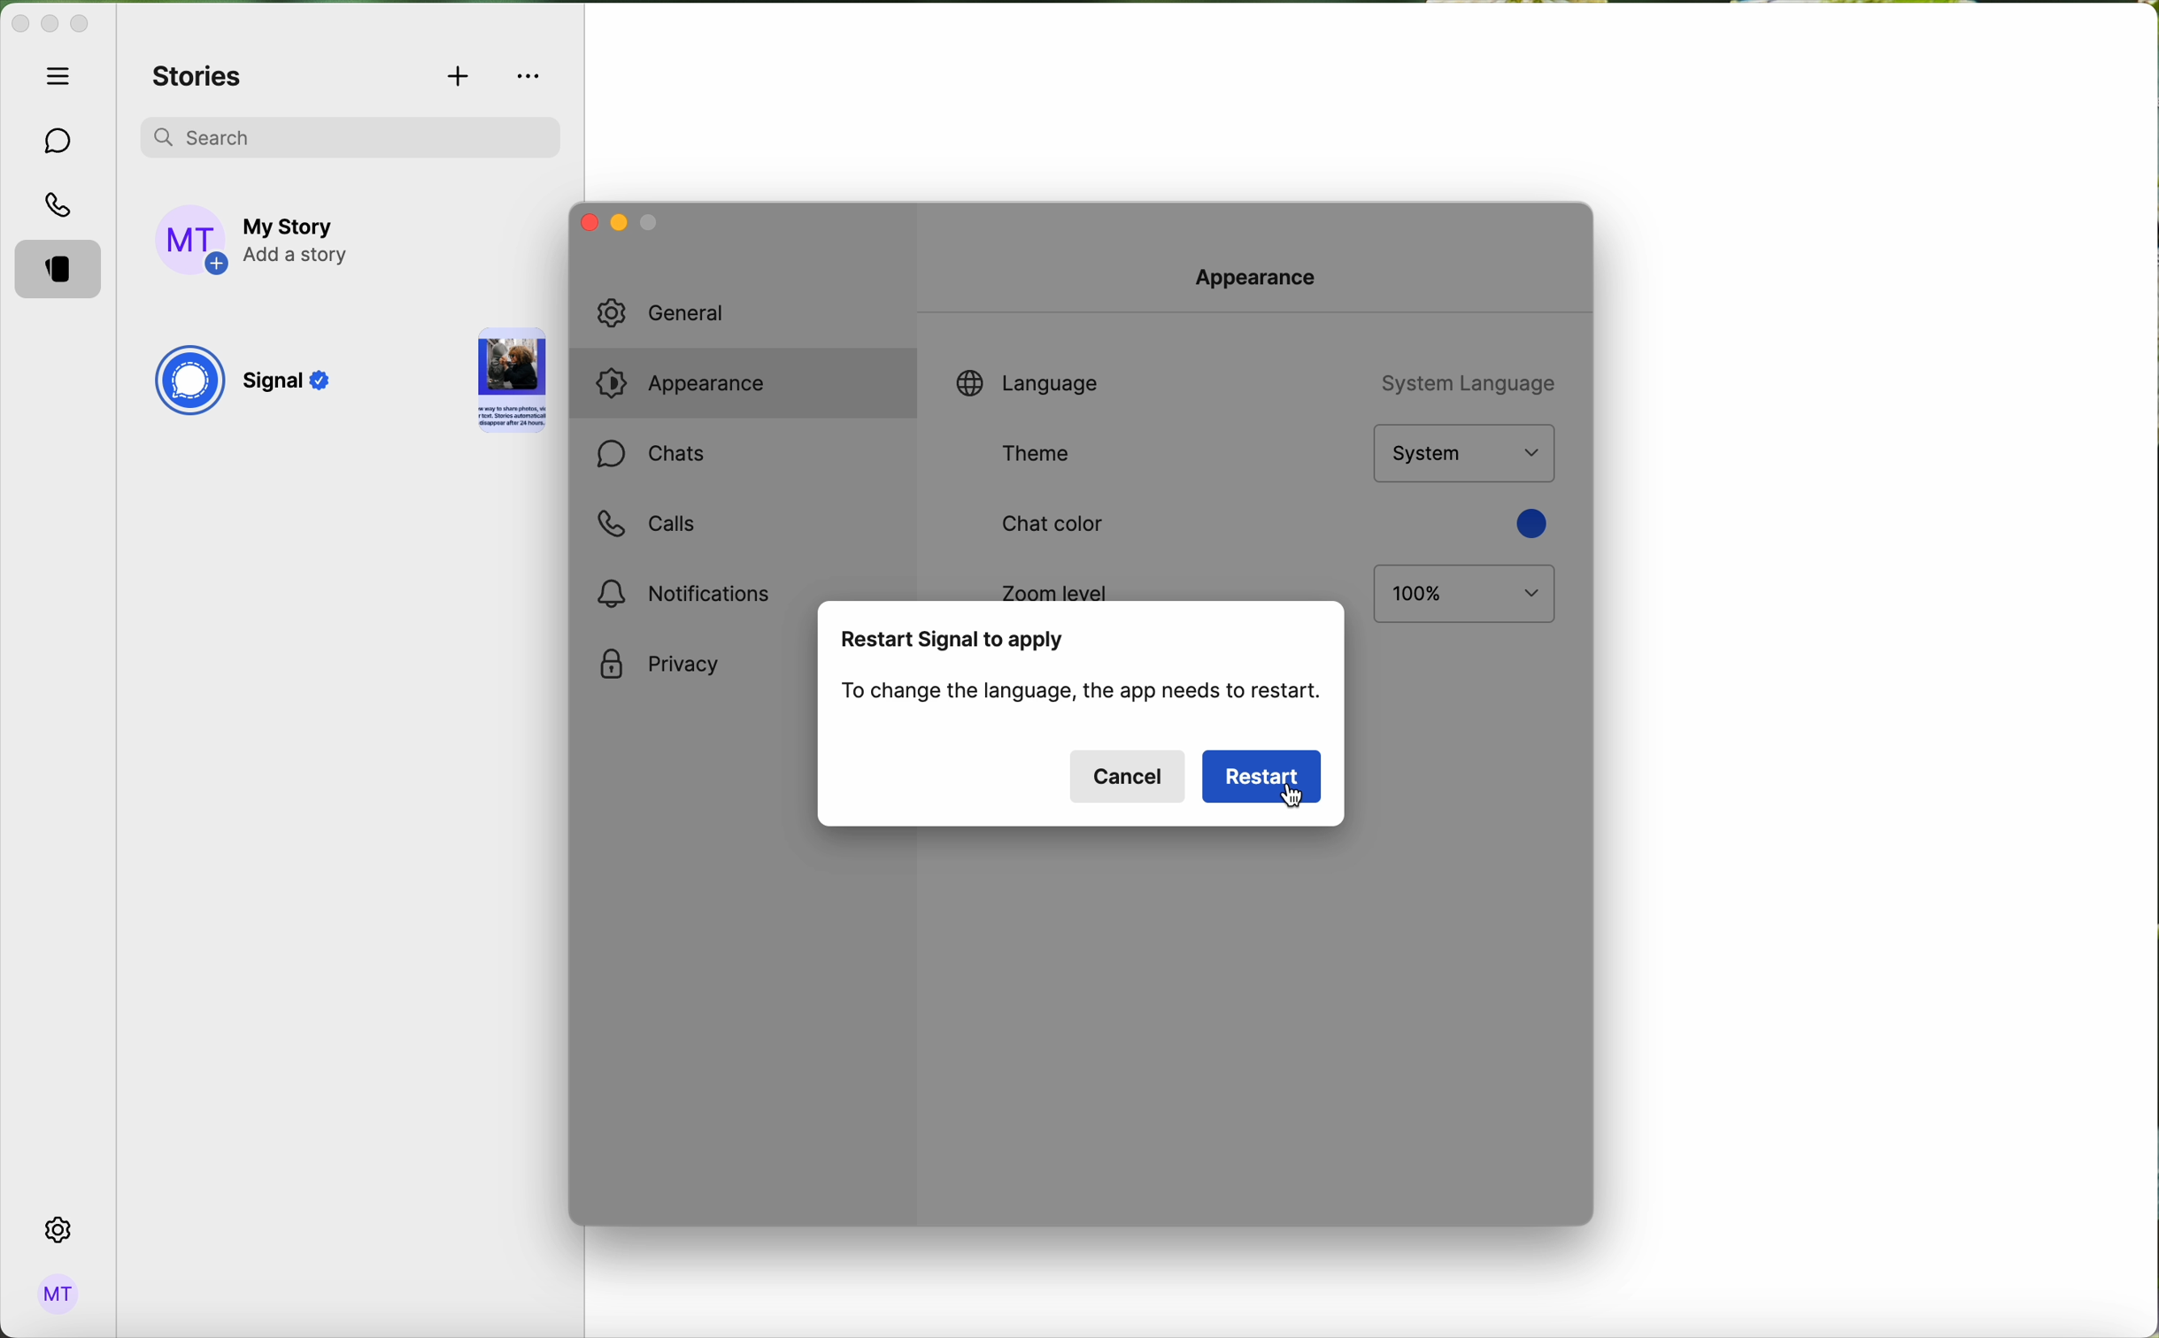 This screenshot has width=2159, height=1338. What do you see at coordinates (585, 221) in the screenshot?
I see `close window` at bounding box center [585, 221].